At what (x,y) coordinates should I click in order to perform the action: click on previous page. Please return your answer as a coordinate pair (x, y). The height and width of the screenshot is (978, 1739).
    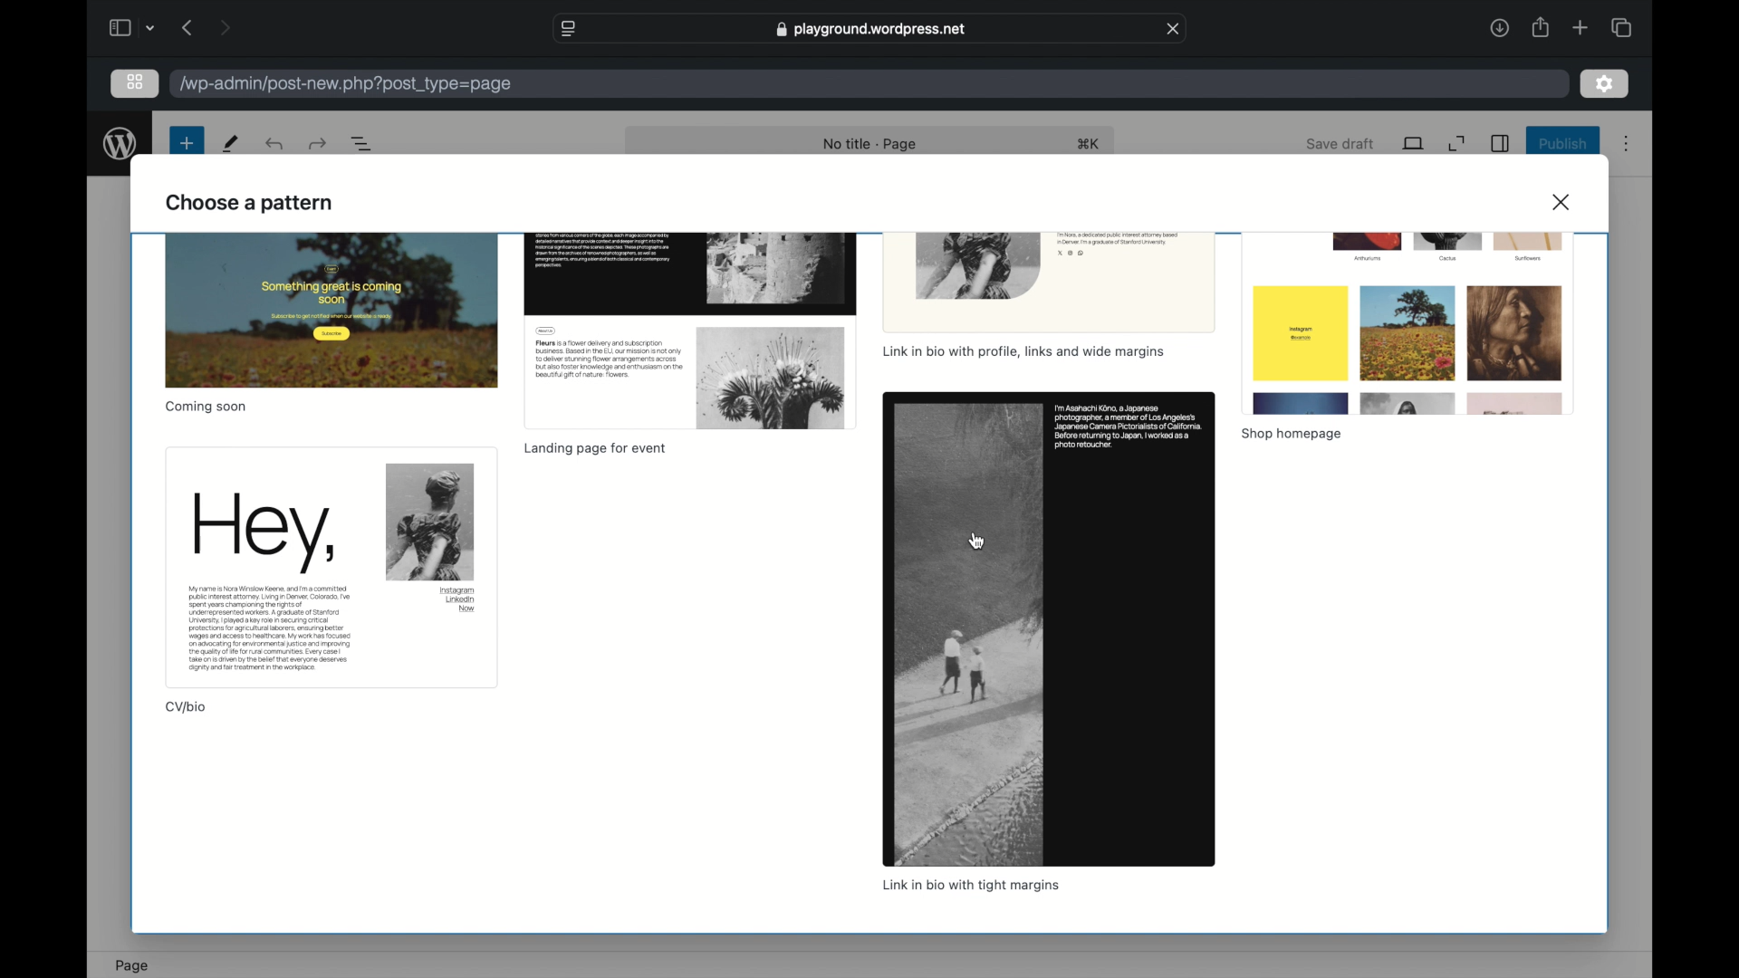
    Looking at the image, I should click on (188, 27).